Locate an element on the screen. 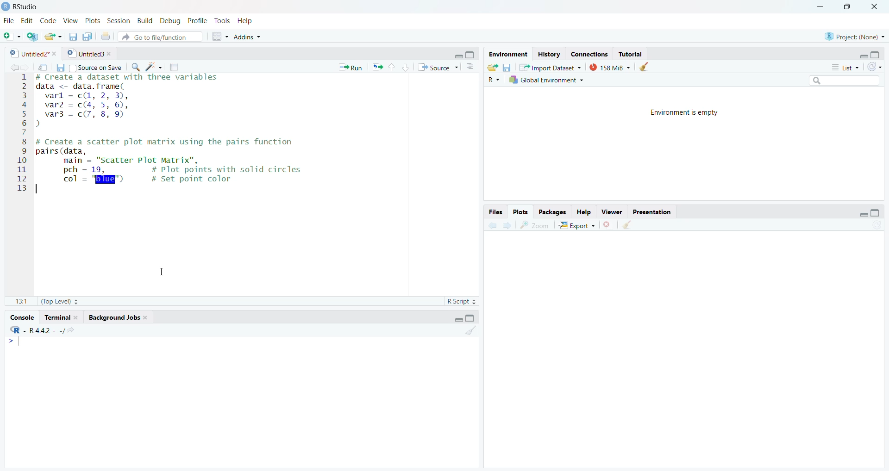 This screenshot has height=471, width=889. List  is located at coordinates (842, 67).